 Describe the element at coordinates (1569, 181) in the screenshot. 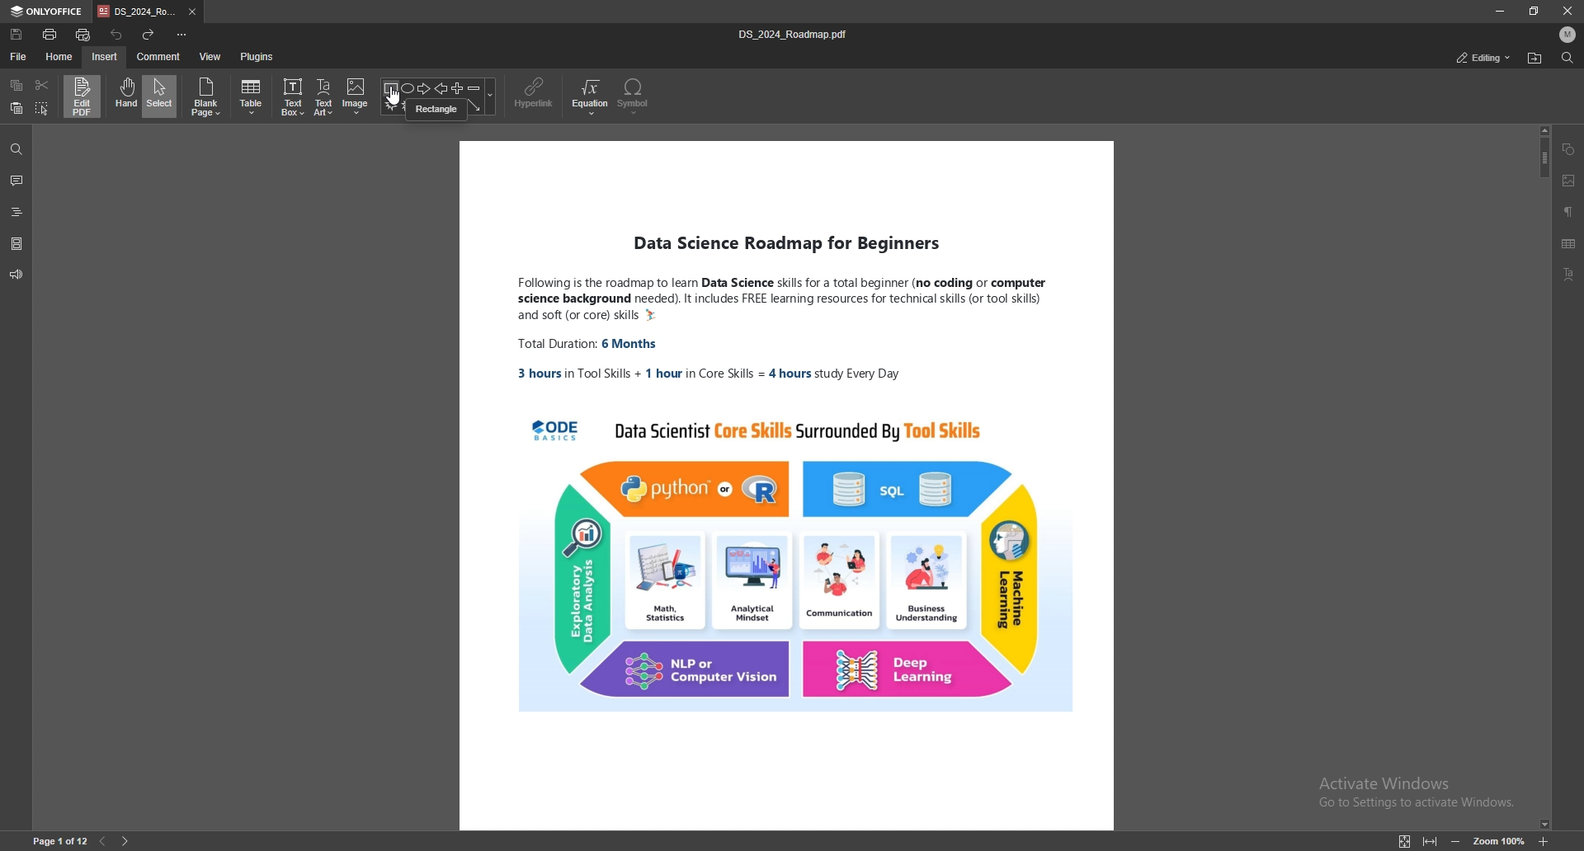

I see `image` at that location.